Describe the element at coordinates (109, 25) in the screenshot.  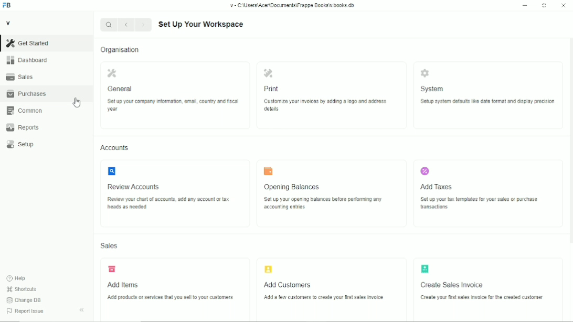
I see `Search` at that location.